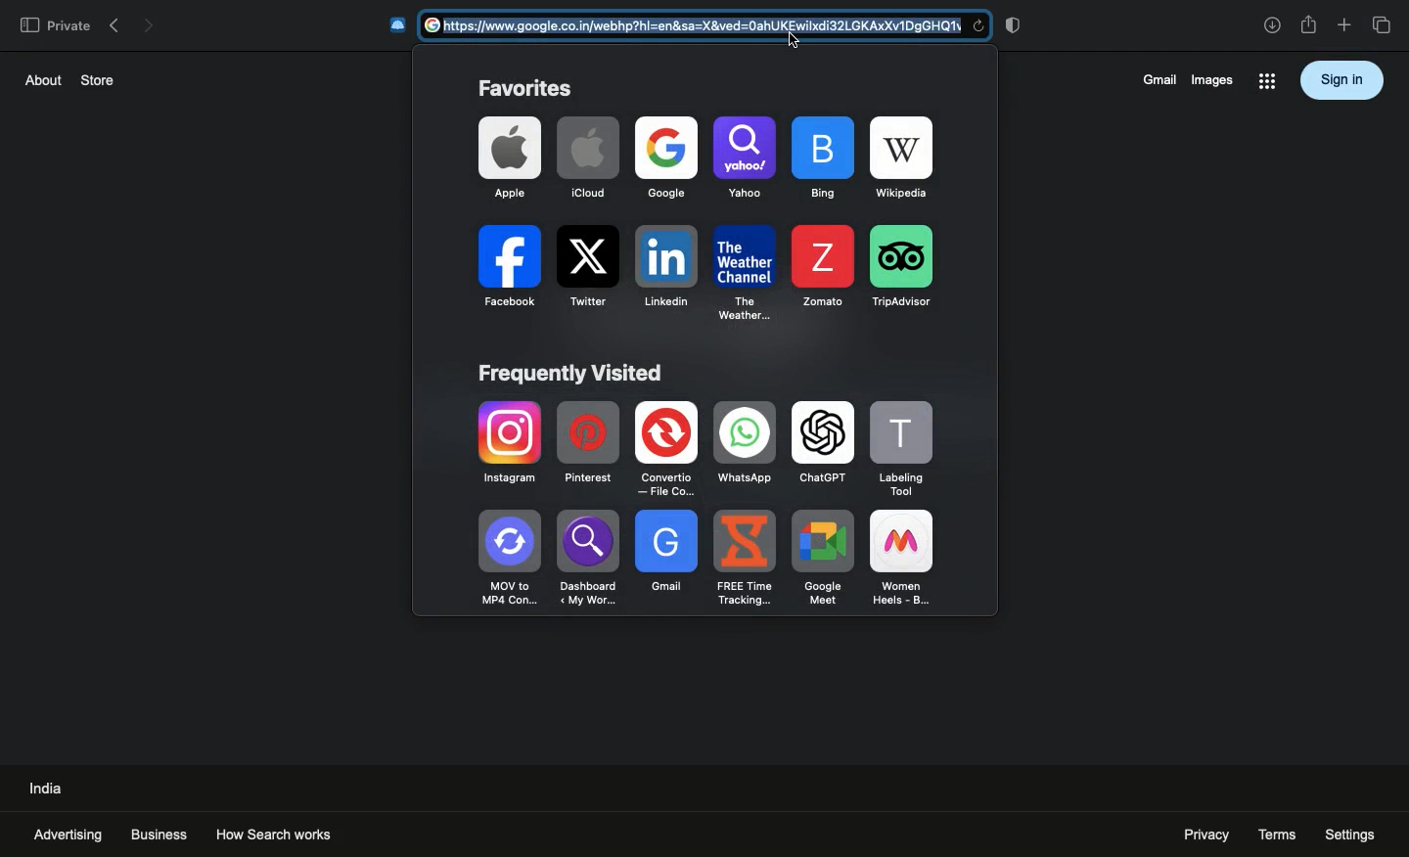  I want to click on extension, so click(398, 25).